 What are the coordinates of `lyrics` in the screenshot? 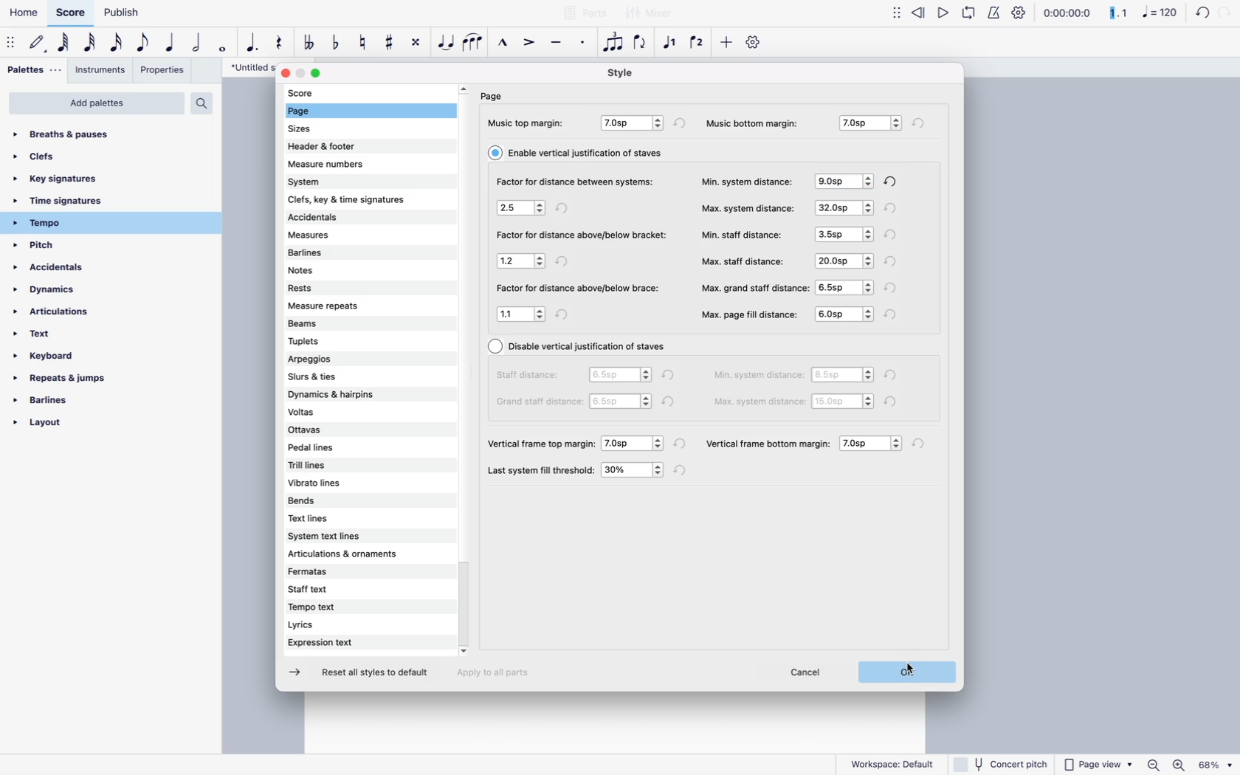 It's located at (338, 626).